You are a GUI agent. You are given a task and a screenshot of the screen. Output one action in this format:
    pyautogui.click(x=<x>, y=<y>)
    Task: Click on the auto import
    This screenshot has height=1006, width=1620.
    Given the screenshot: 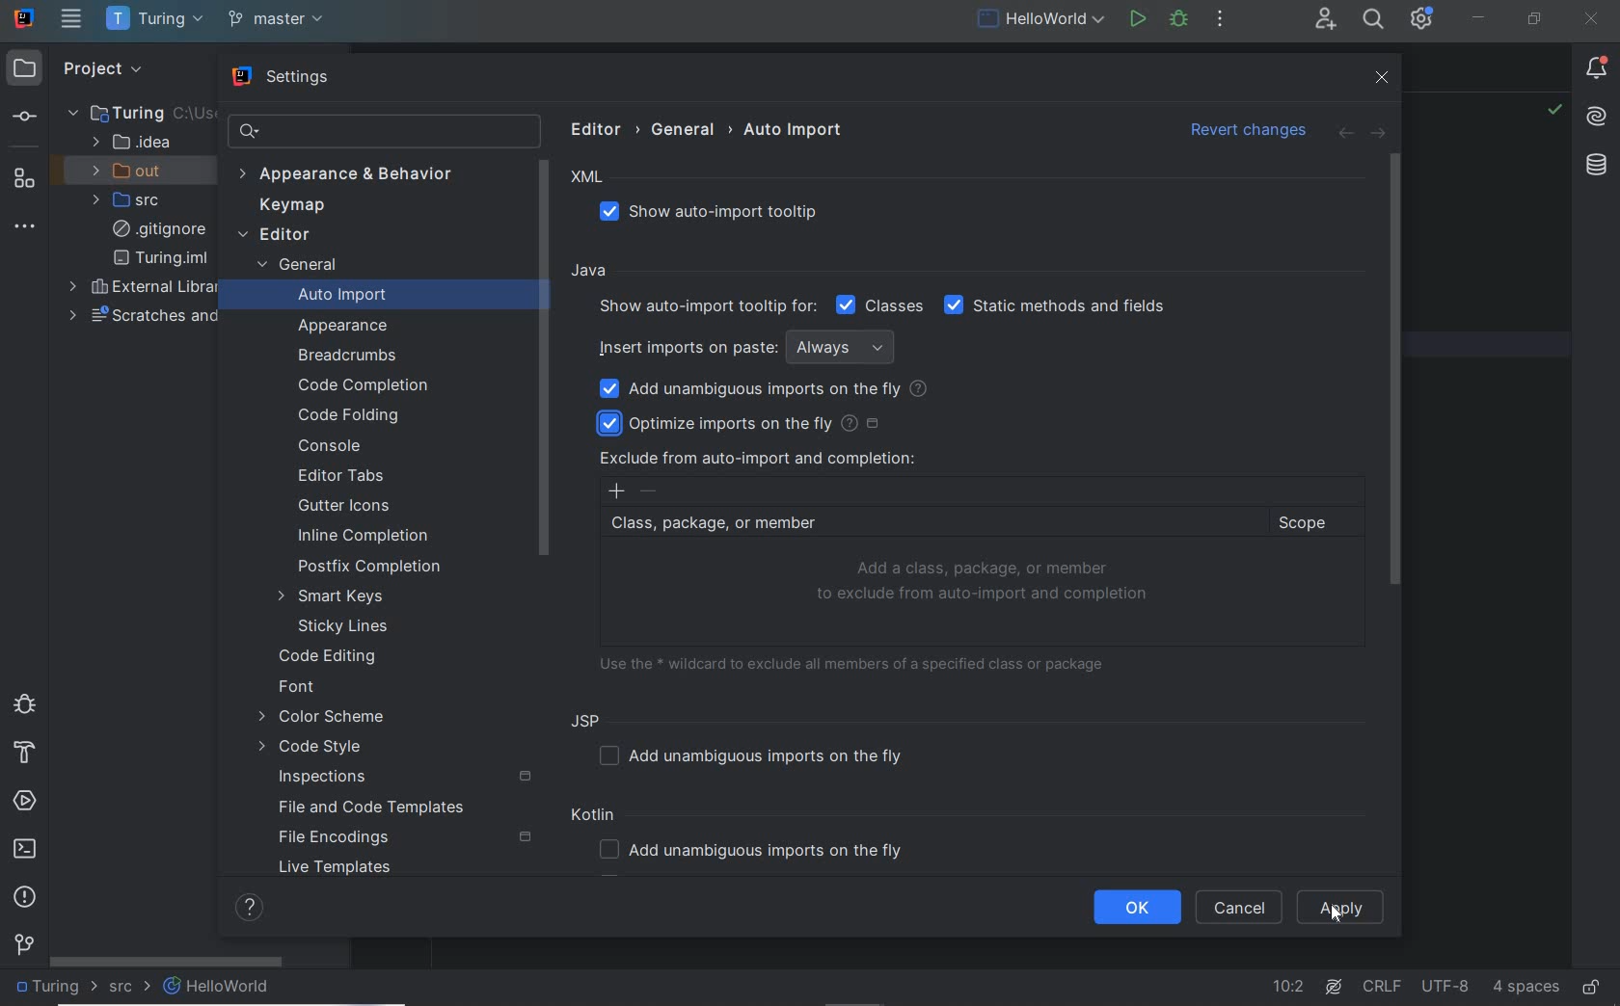 What is the action you would take?
    pyautogui.click(x=795, y=129)
    